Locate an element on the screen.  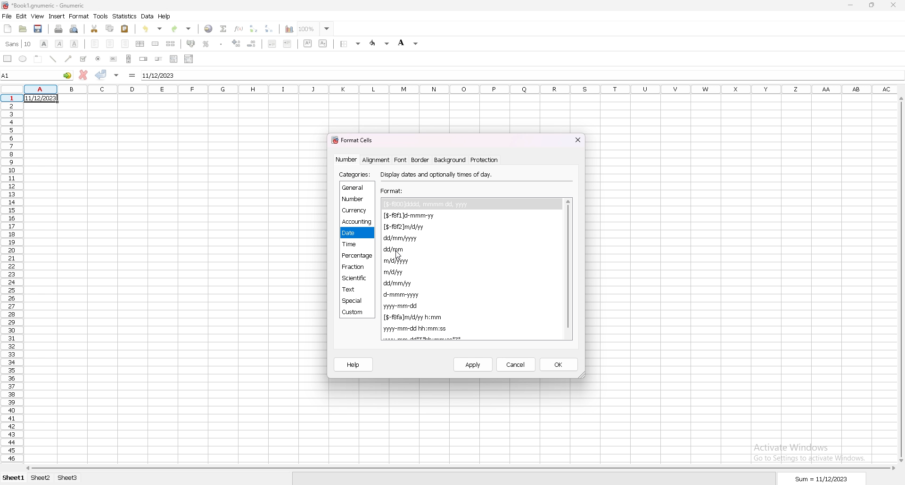
minimize is located at coordinates (850, 6).